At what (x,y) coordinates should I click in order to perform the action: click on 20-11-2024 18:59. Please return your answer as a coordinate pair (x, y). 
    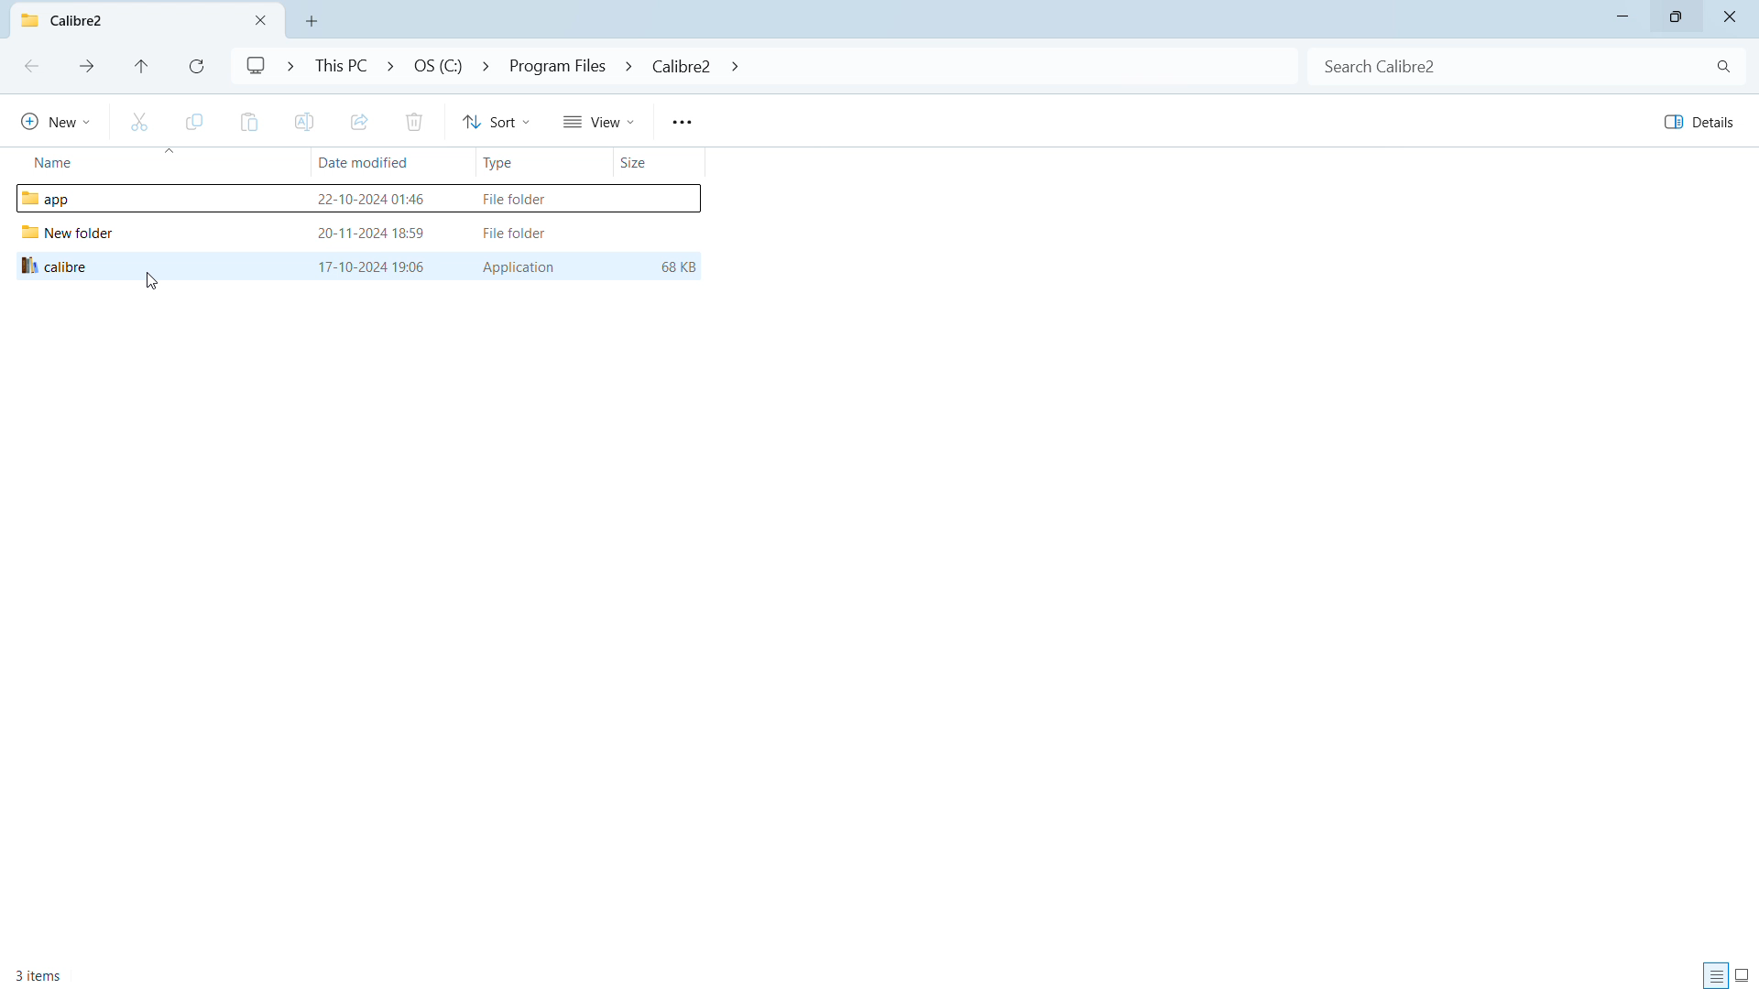
    Looking at the image, I should click on (373, 232).